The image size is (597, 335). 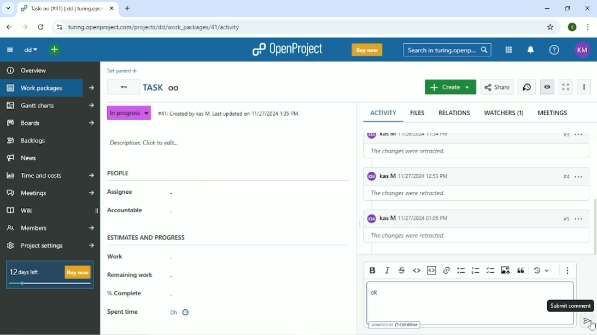 What do you see at coordinates (593, 229) in the screenshot?
I see `Vertical scrollbar` at bounding box center [593, 229].